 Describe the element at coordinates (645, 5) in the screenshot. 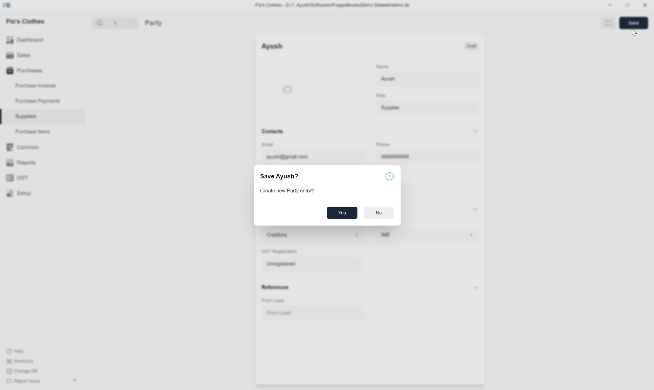

I see `Close` at that location.